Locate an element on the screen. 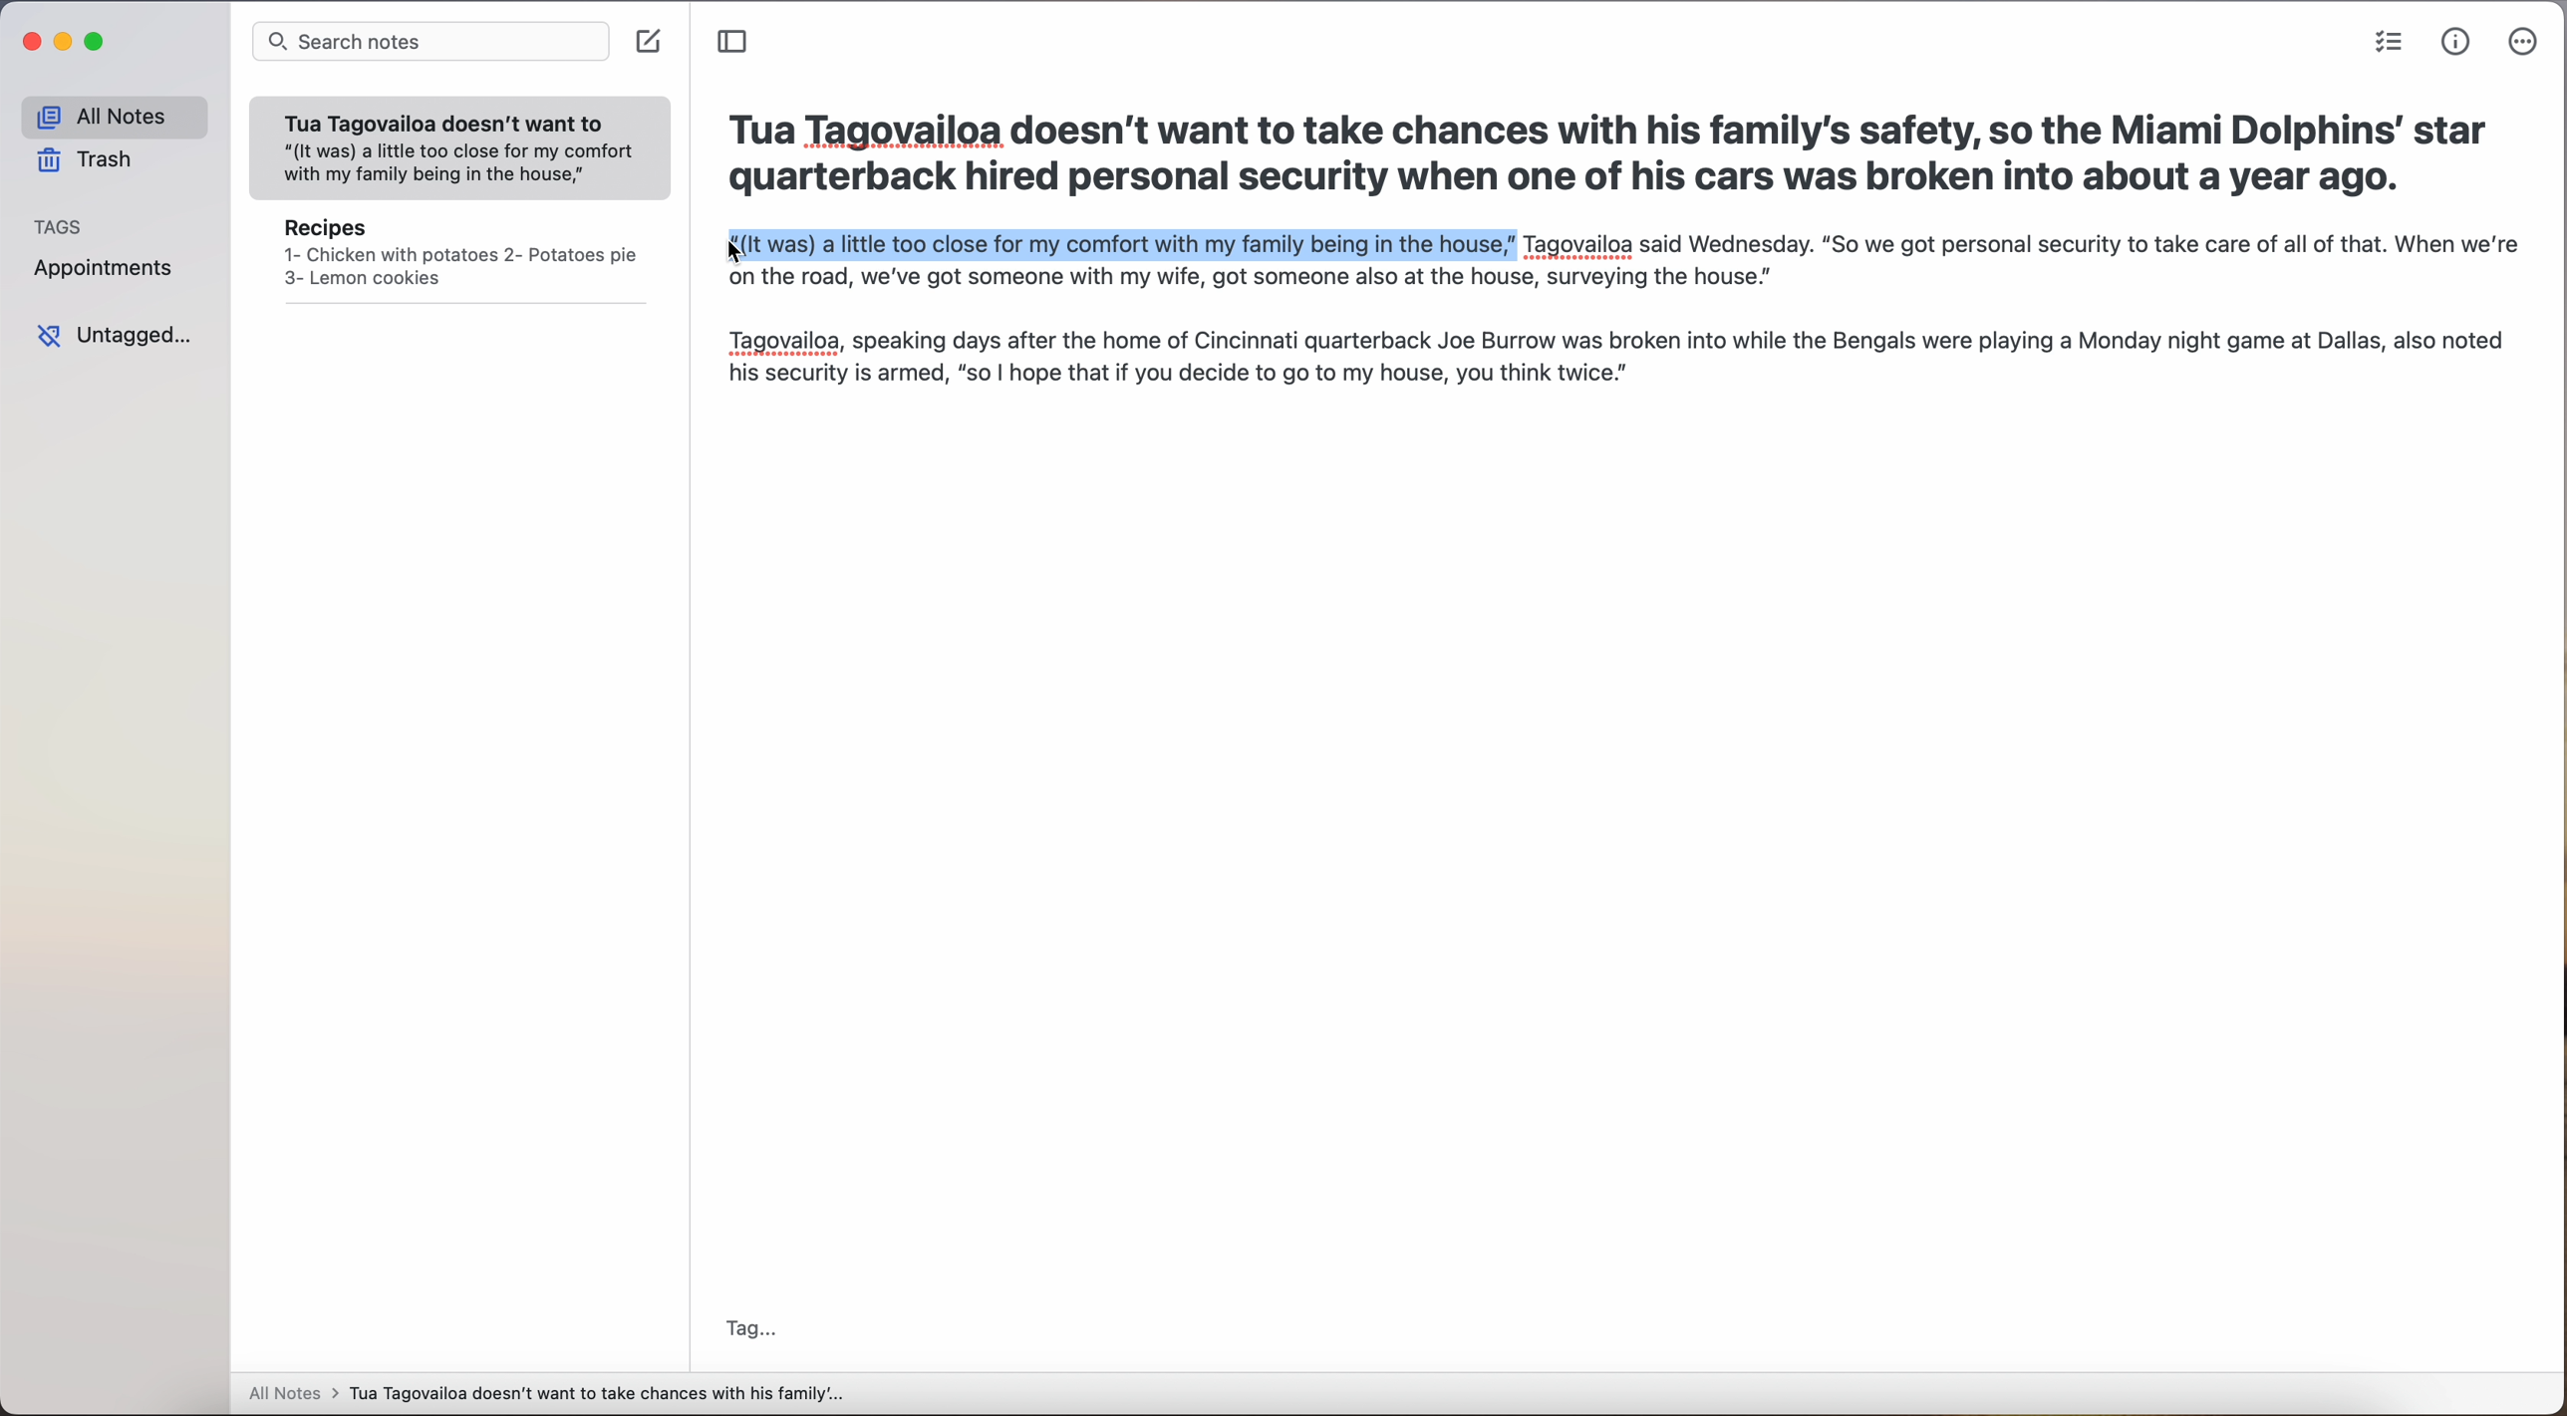  cursor is located at coordinates (722, 255).